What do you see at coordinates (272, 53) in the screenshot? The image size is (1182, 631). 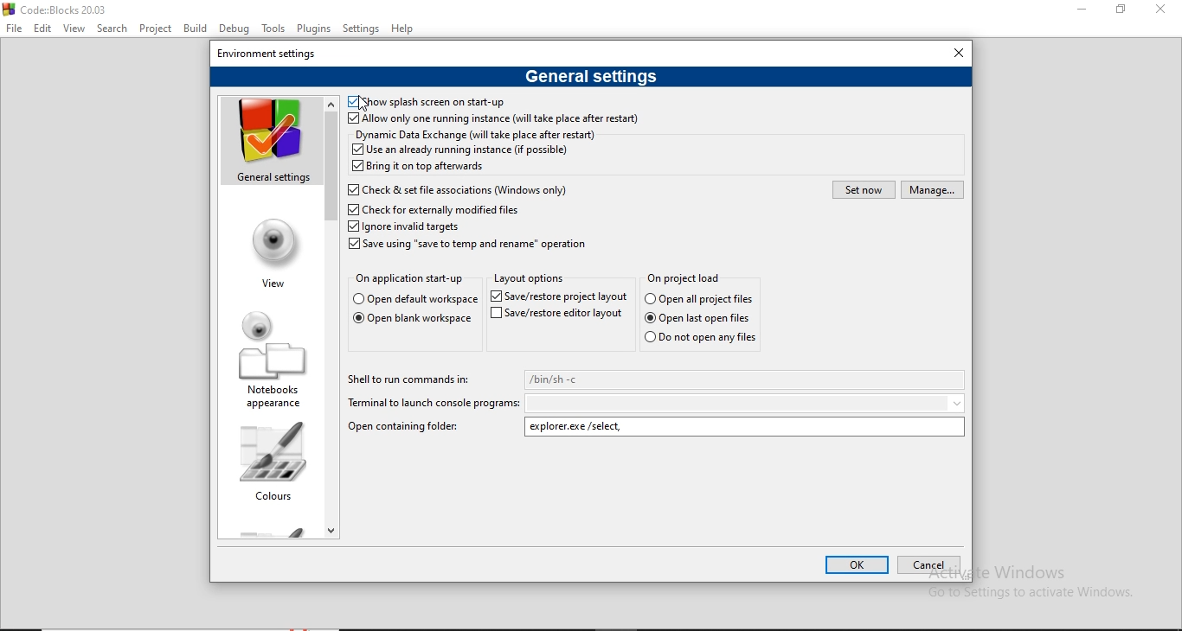 I see `Environment settings` at bounding box center [272, 53].